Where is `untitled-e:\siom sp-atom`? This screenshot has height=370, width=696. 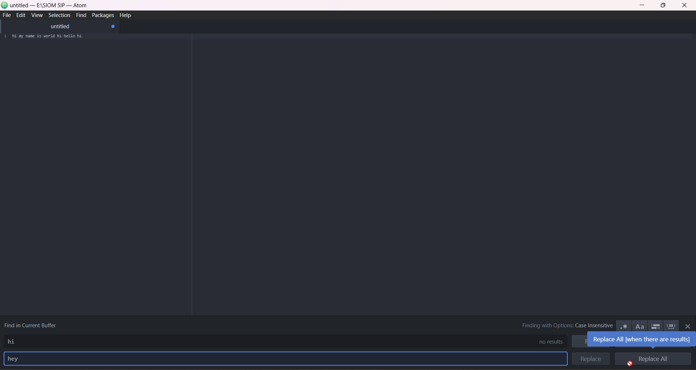
untitled-e:\siom sp-atom is located at coordinates (50, 6).